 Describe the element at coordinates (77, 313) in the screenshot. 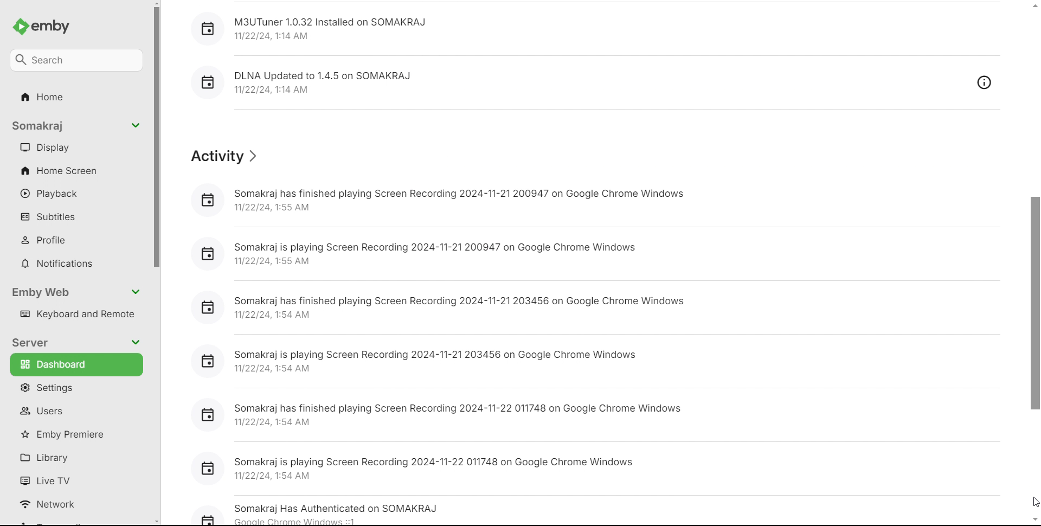

I see `keyboard and remote` at that location.